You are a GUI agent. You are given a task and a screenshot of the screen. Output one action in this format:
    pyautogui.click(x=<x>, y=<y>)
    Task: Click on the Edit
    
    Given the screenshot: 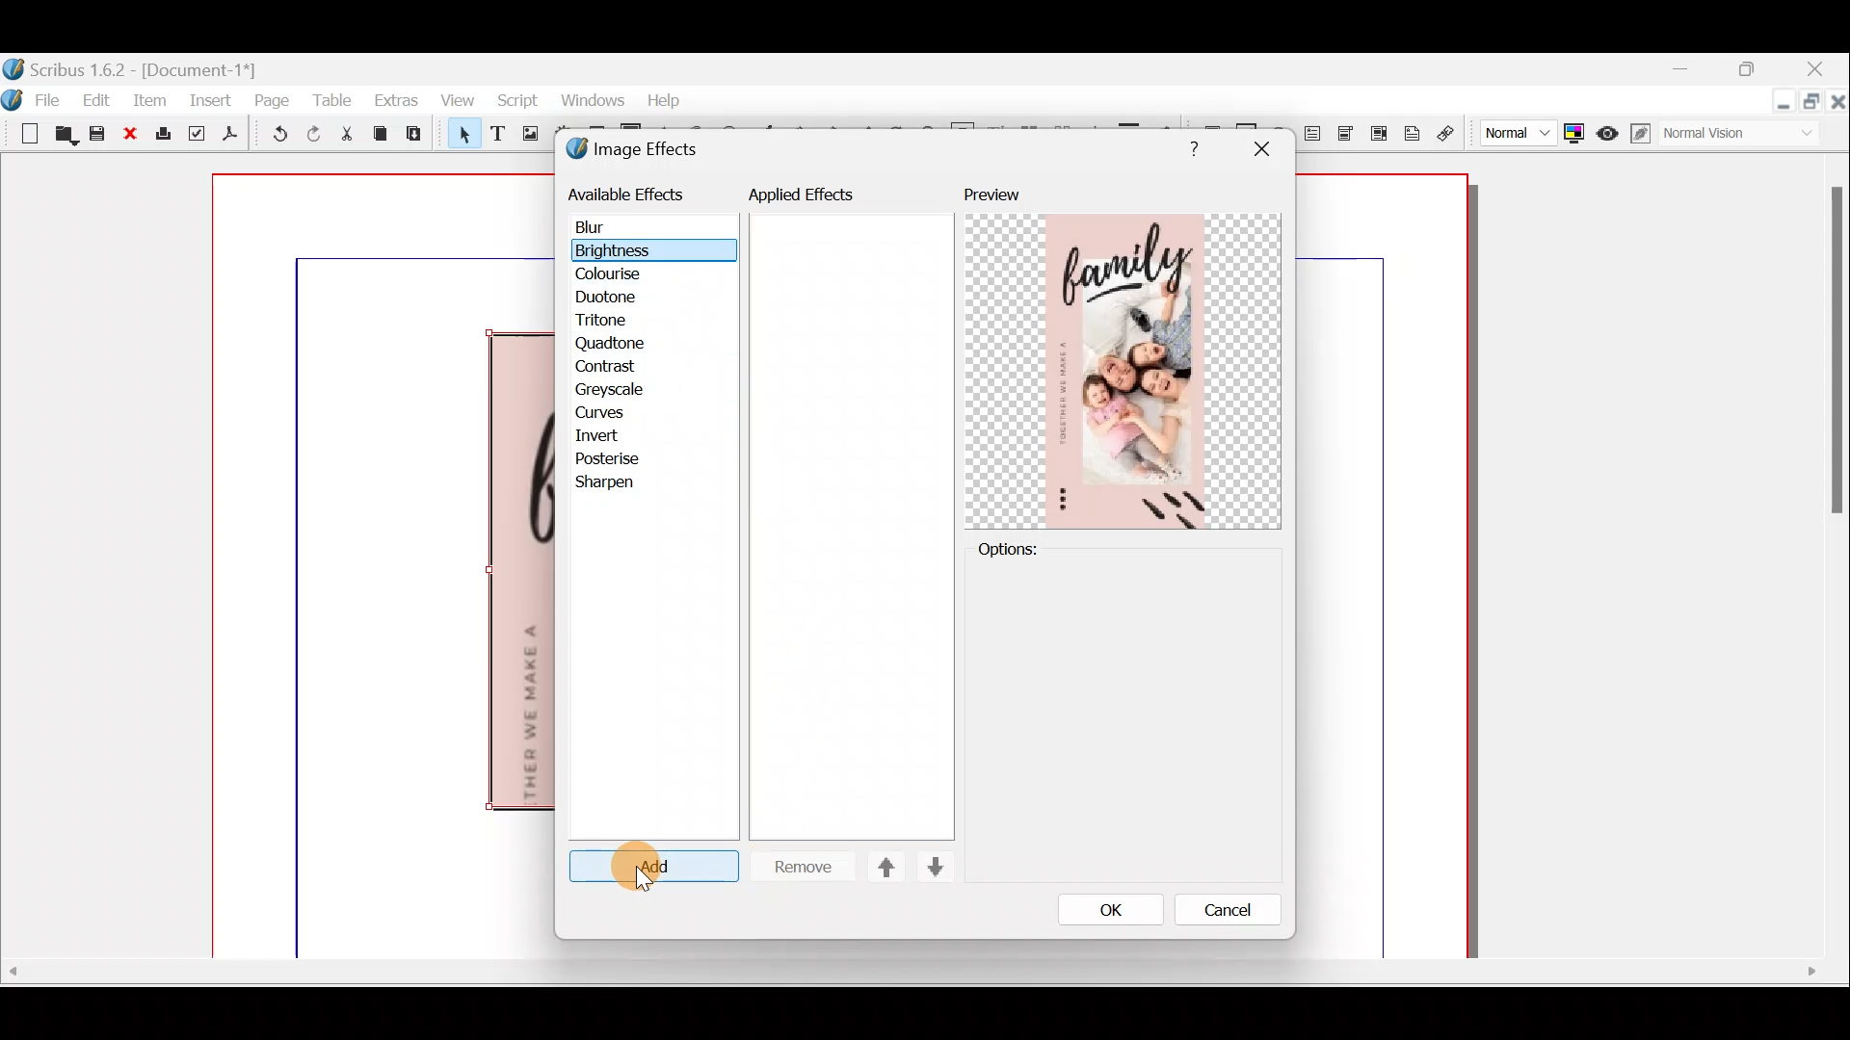 What is the action you would take?
    pyautogui.click(x=99, y=99)
    